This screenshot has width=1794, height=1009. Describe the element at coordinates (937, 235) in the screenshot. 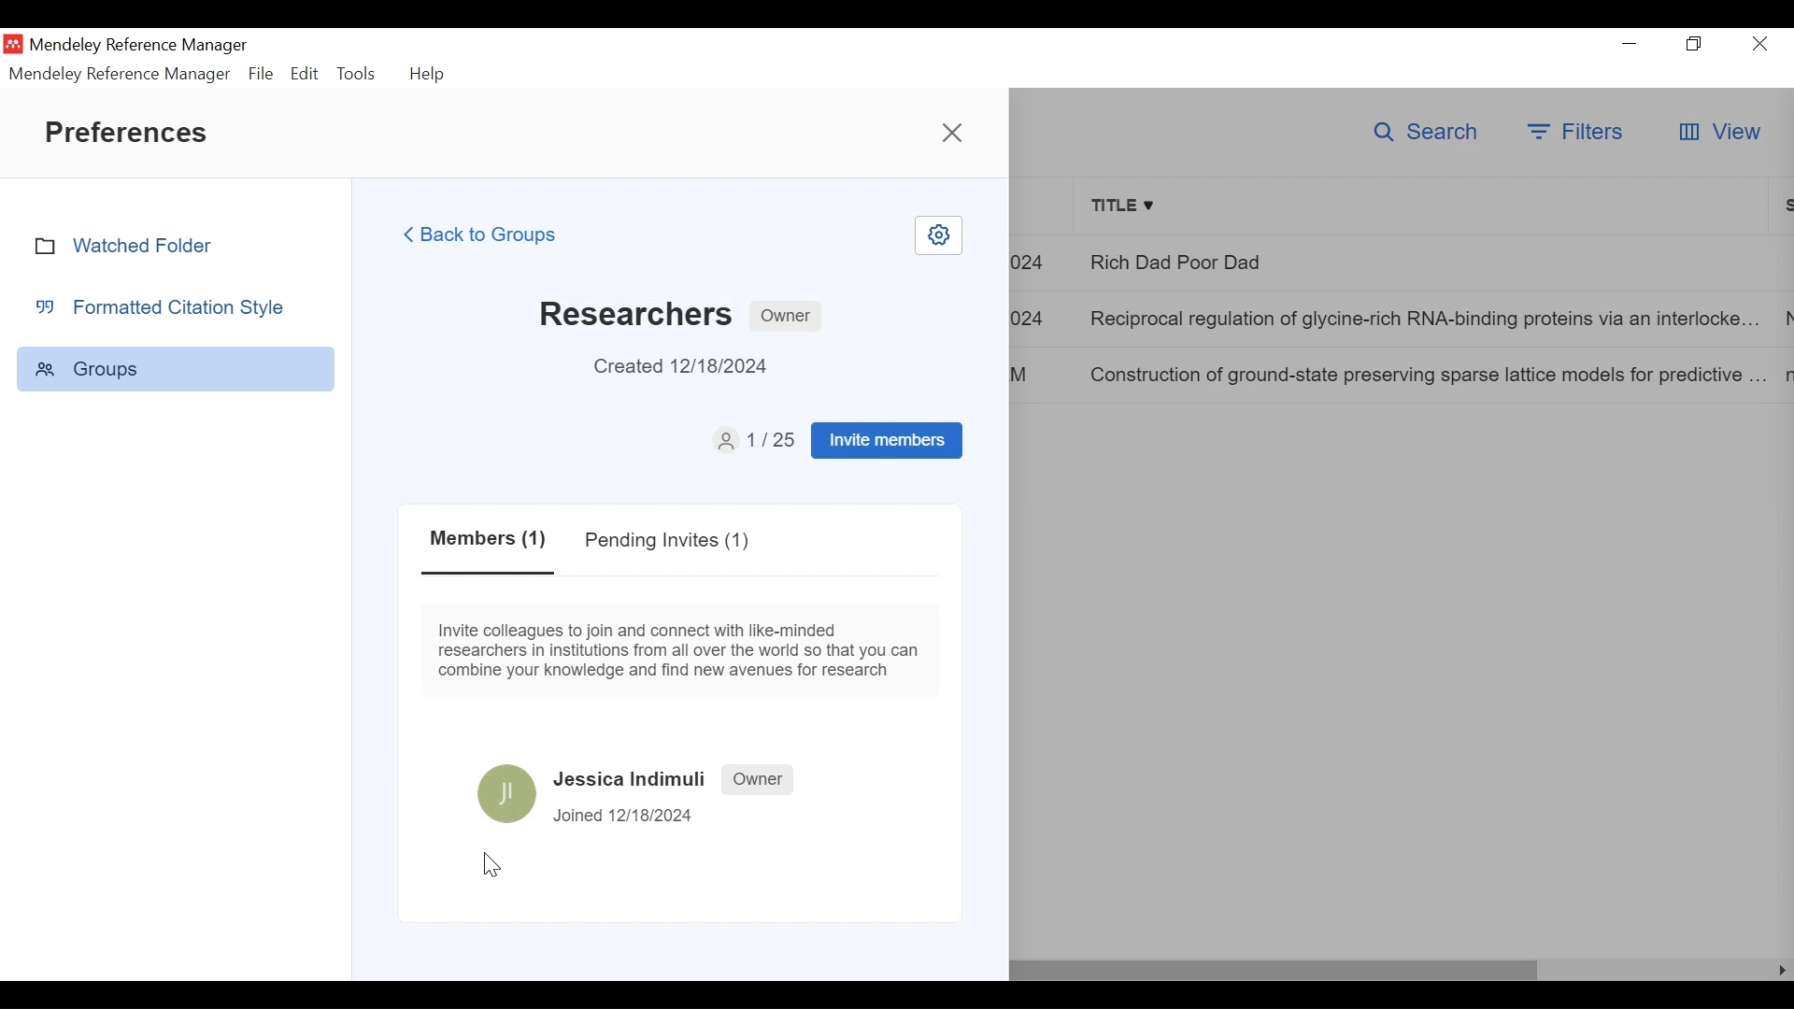

I see `Settings` at that location.